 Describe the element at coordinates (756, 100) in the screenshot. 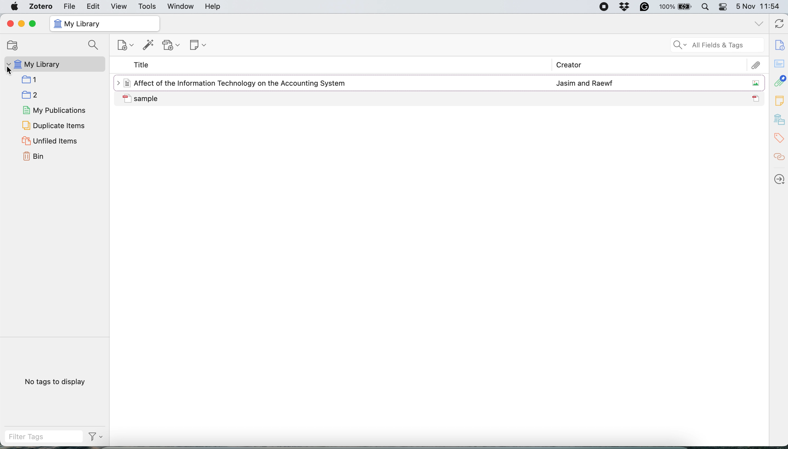

I see `PDF icon` at that location.